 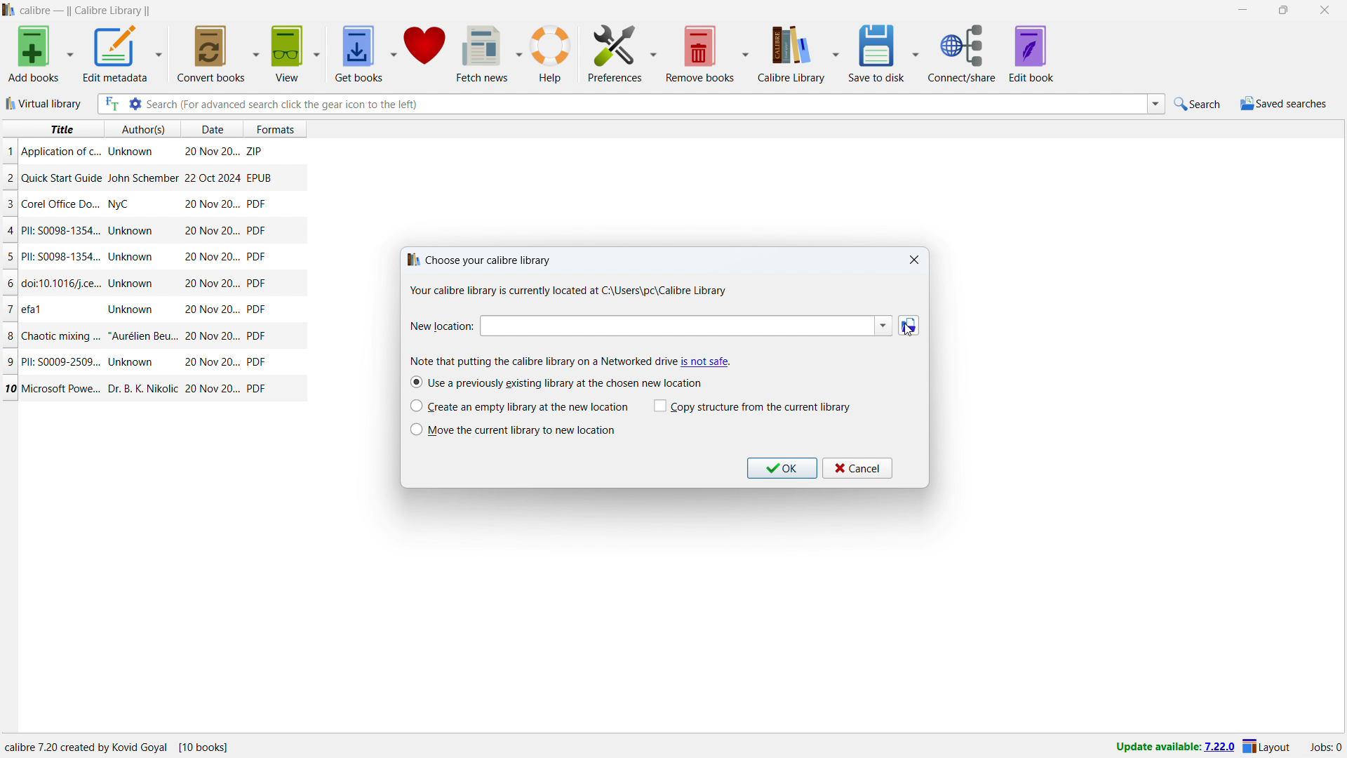 I want to click on 5, so click(x=10, y=258).